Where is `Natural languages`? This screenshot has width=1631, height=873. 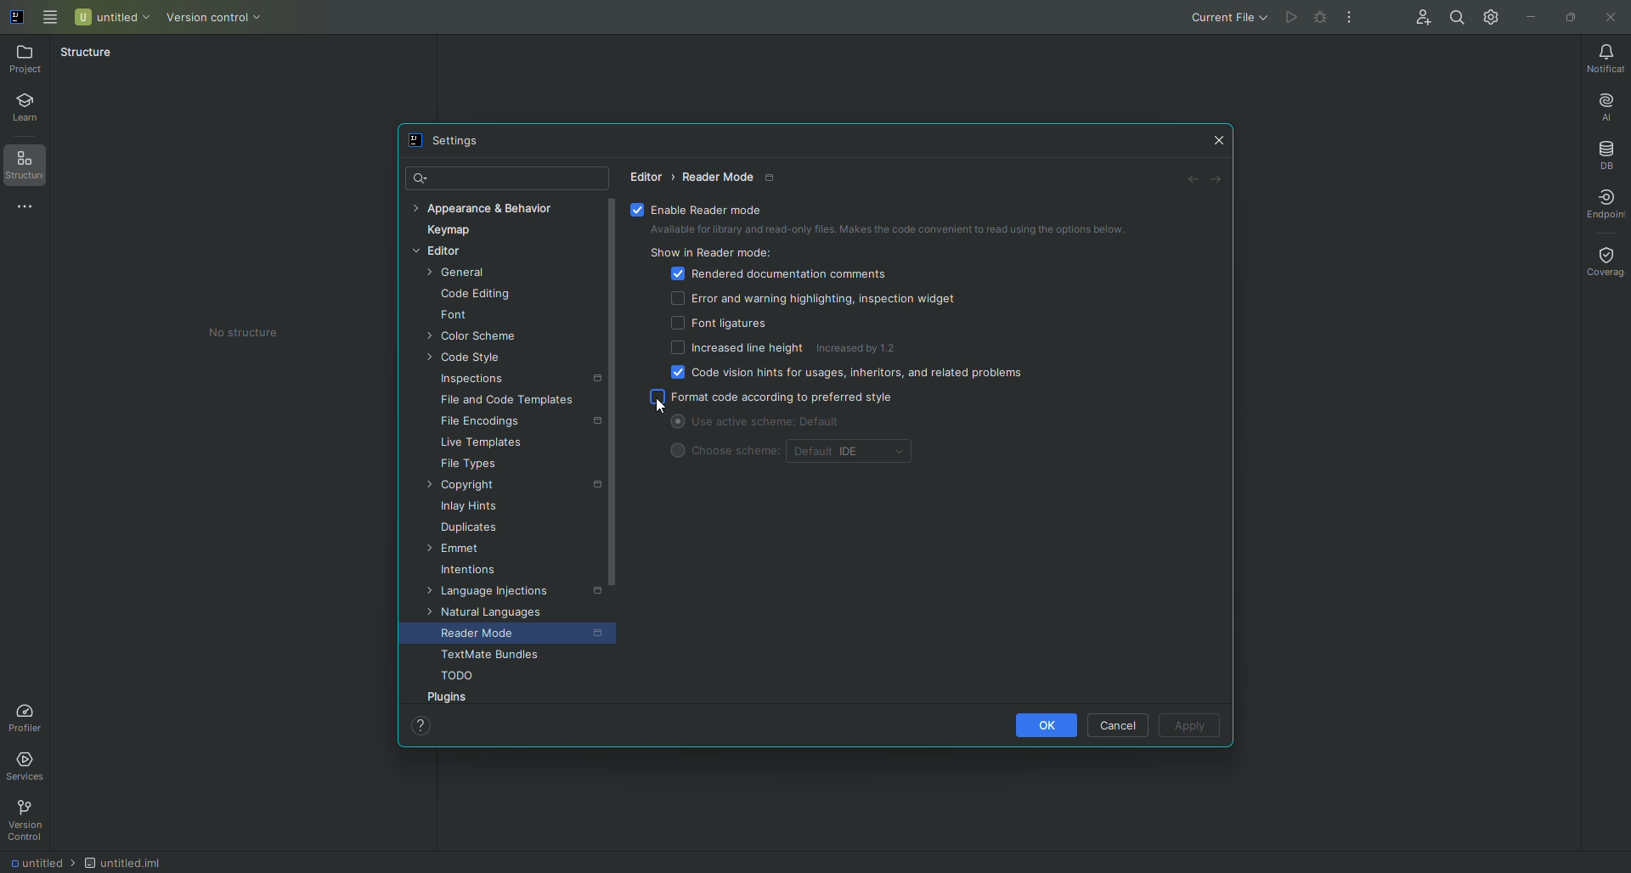
Natural languages is located at coordinates (481, 615).